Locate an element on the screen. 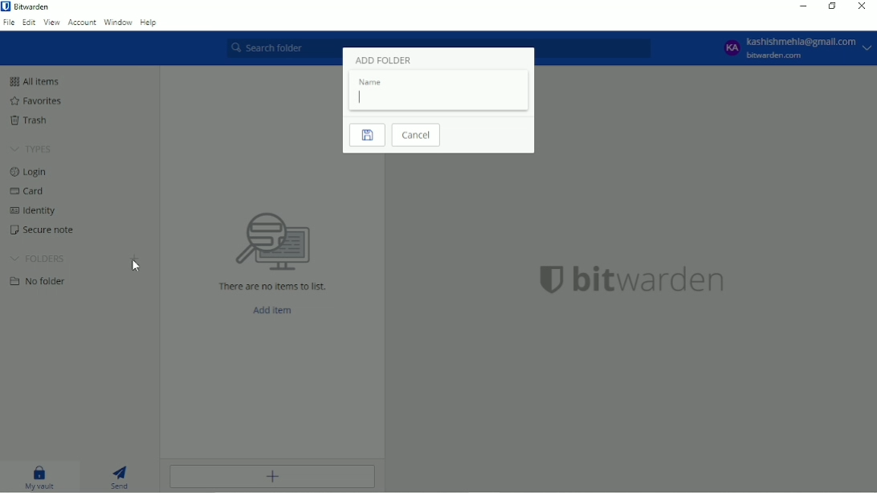 The height and width of the screenshot is (493, 877). Login is located at coordinates (32, 173).